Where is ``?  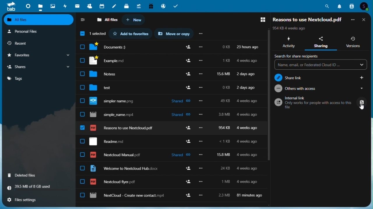  is located at coordinates (202, 141).